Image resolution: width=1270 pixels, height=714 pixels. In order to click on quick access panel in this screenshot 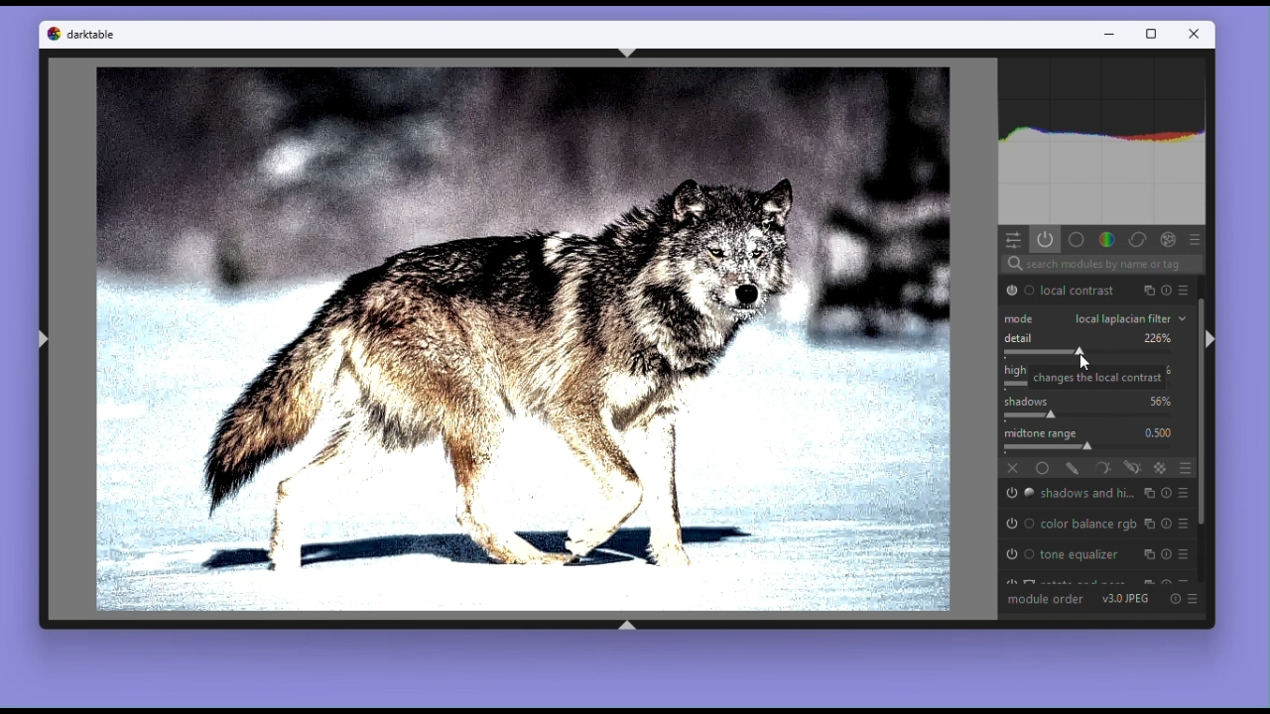, I will do `click(1016, 240)`.